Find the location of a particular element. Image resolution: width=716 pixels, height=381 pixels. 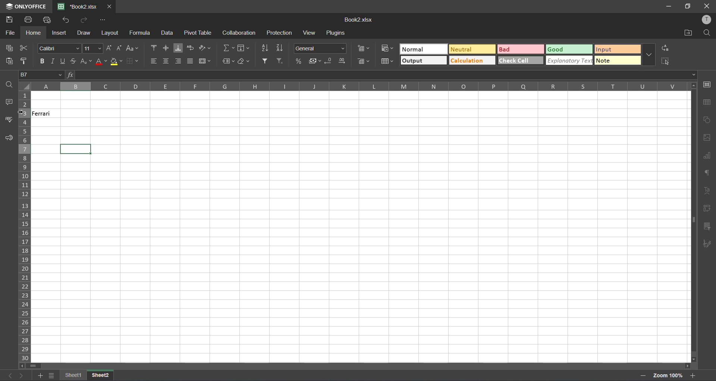

slicer is located at coordinates (707, 226).